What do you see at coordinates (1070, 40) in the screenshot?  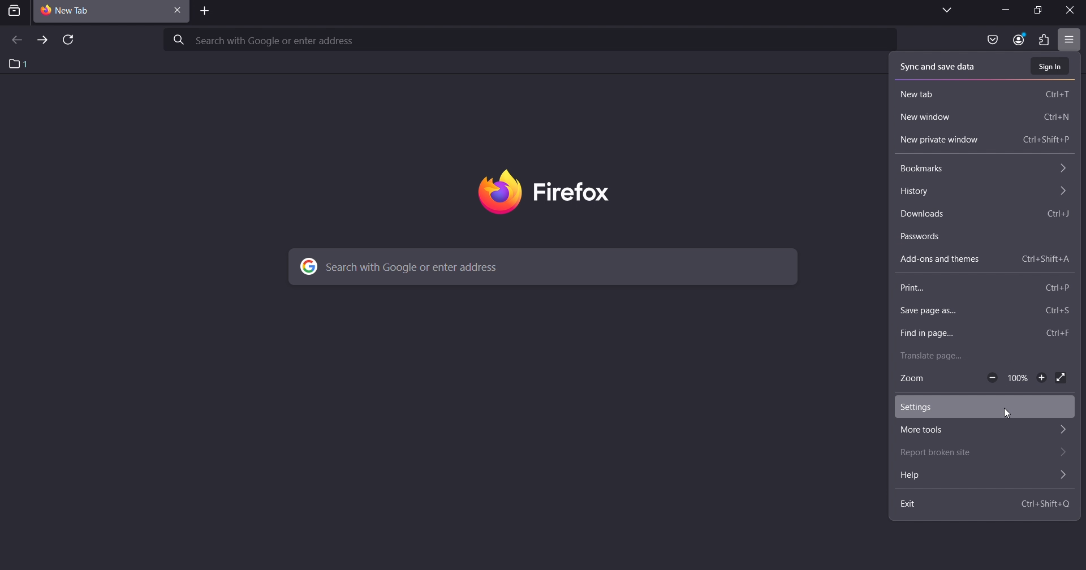 I see `open application menu` at bounding box center [1070, 40].